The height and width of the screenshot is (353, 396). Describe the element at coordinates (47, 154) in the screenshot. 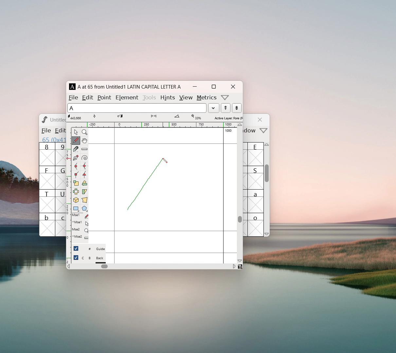

I see `8` at that location.